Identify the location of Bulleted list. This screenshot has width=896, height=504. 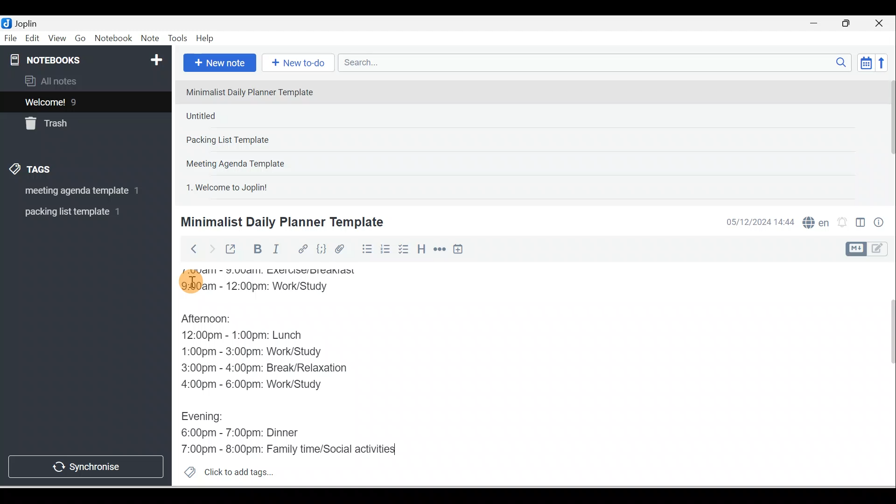
(365, 249).